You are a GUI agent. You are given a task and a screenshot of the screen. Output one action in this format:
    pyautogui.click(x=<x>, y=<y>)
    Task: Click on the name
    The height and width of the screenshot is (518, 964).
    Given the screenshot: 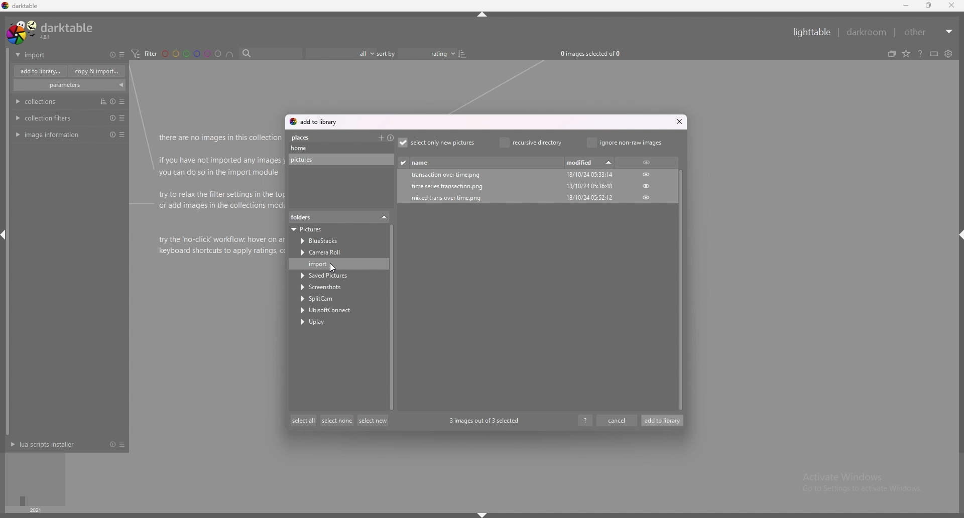 What is the action you would take?
    pyautogui.click(x=487, y=162)
    